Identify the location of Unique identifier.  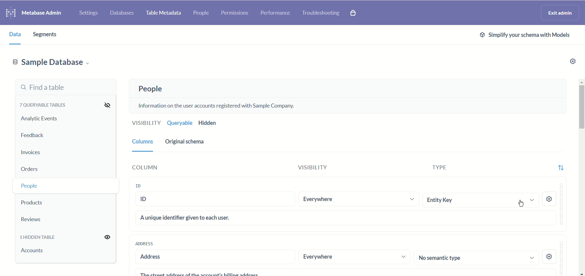
(346, 218).